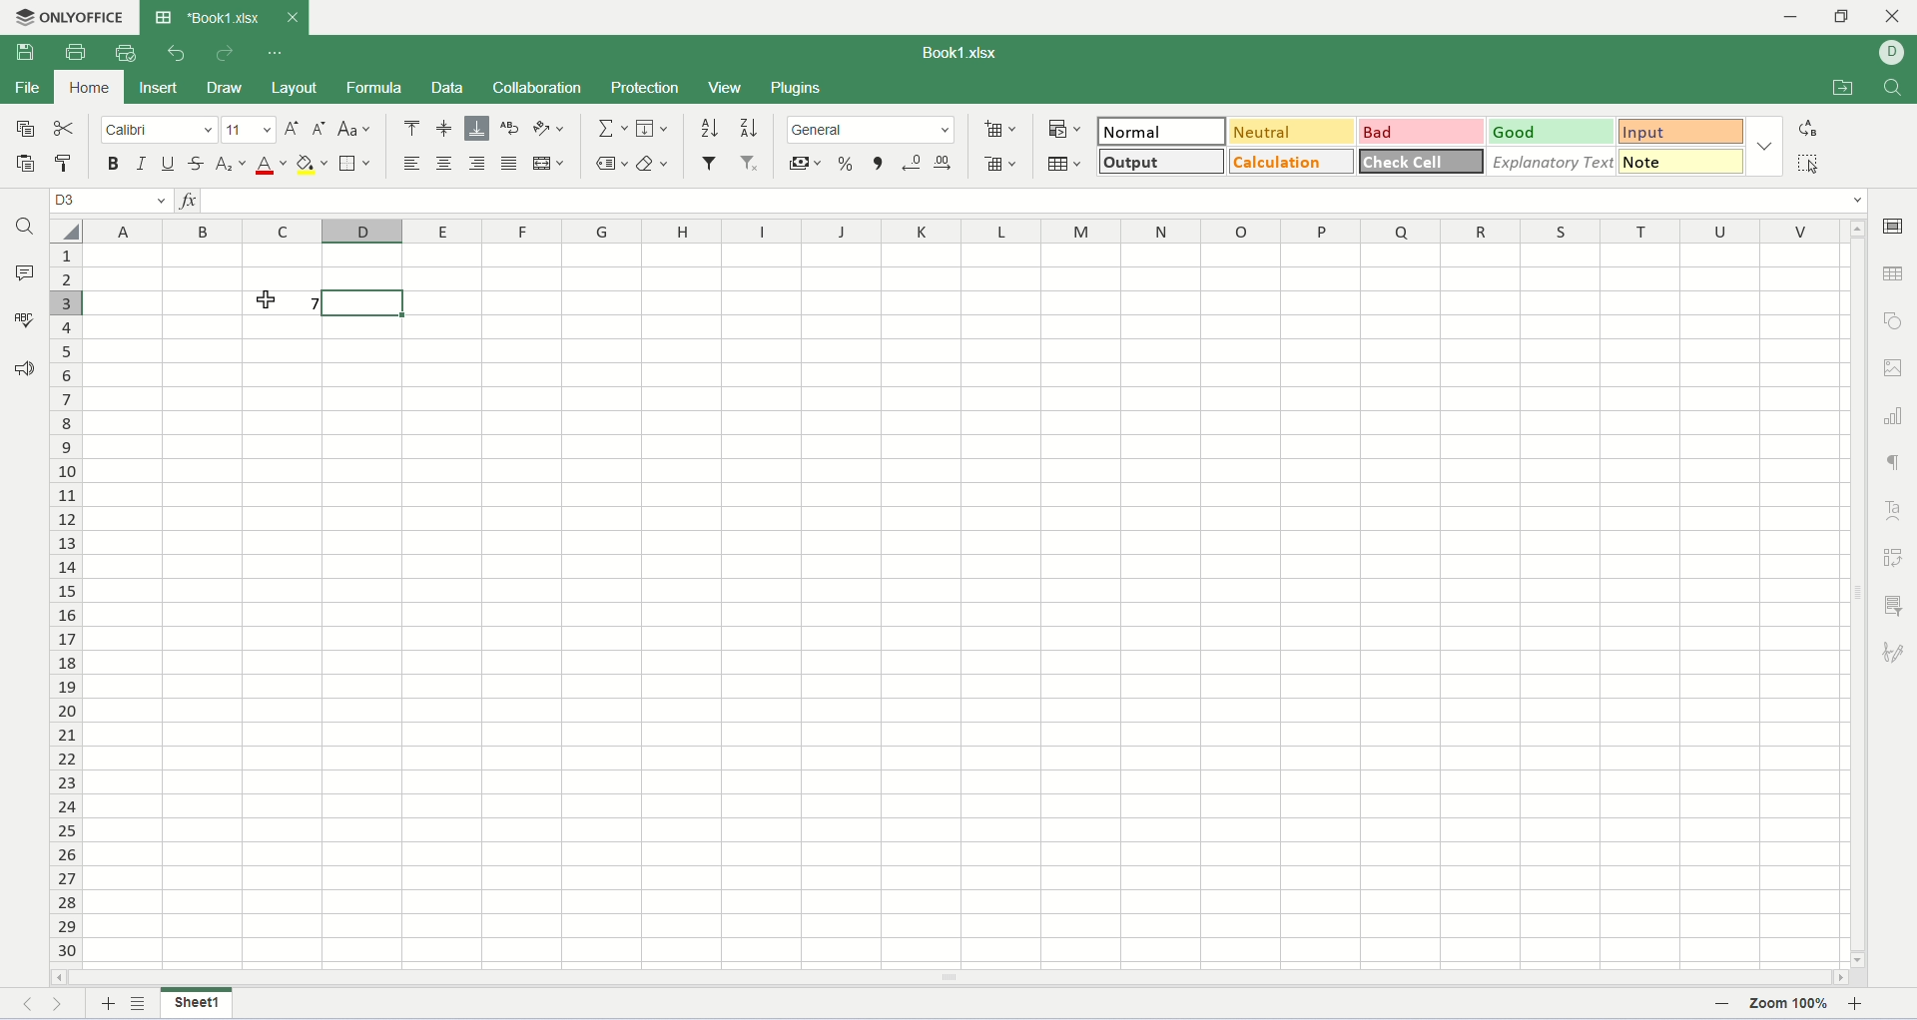 The image size is (1917, 1020). I want to click on new sheet, so click(109, 1005).